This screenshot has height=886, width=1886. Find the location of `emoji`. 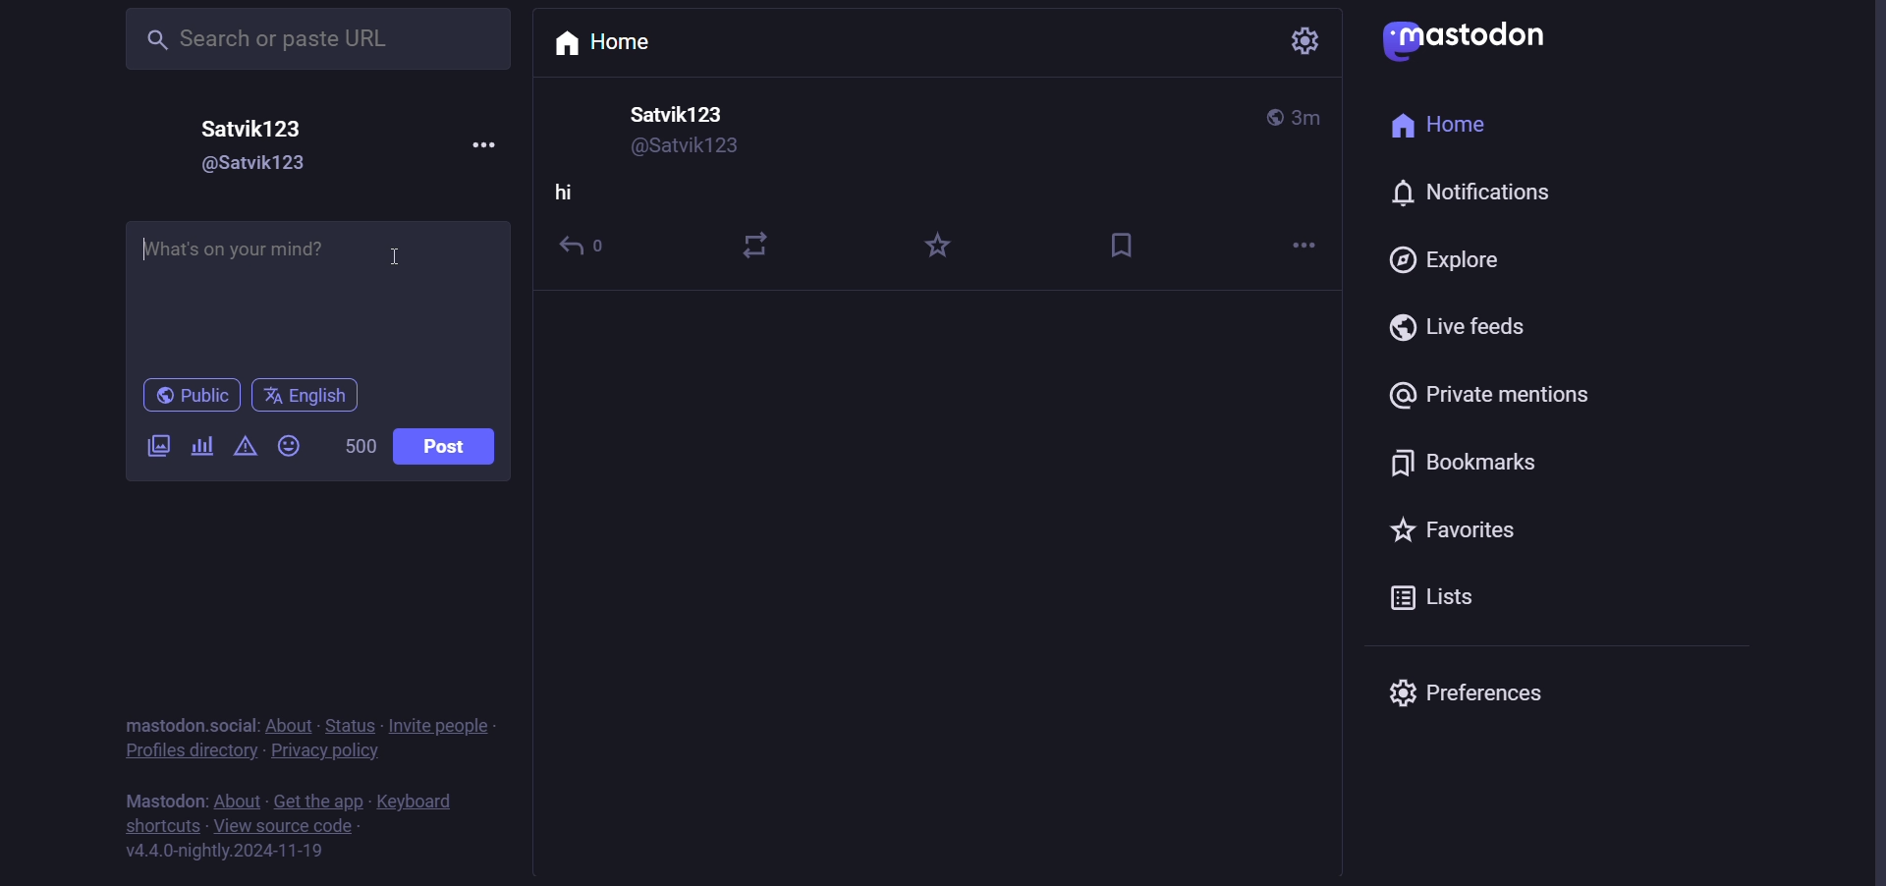

emoji is located at coordinates (290, 444).